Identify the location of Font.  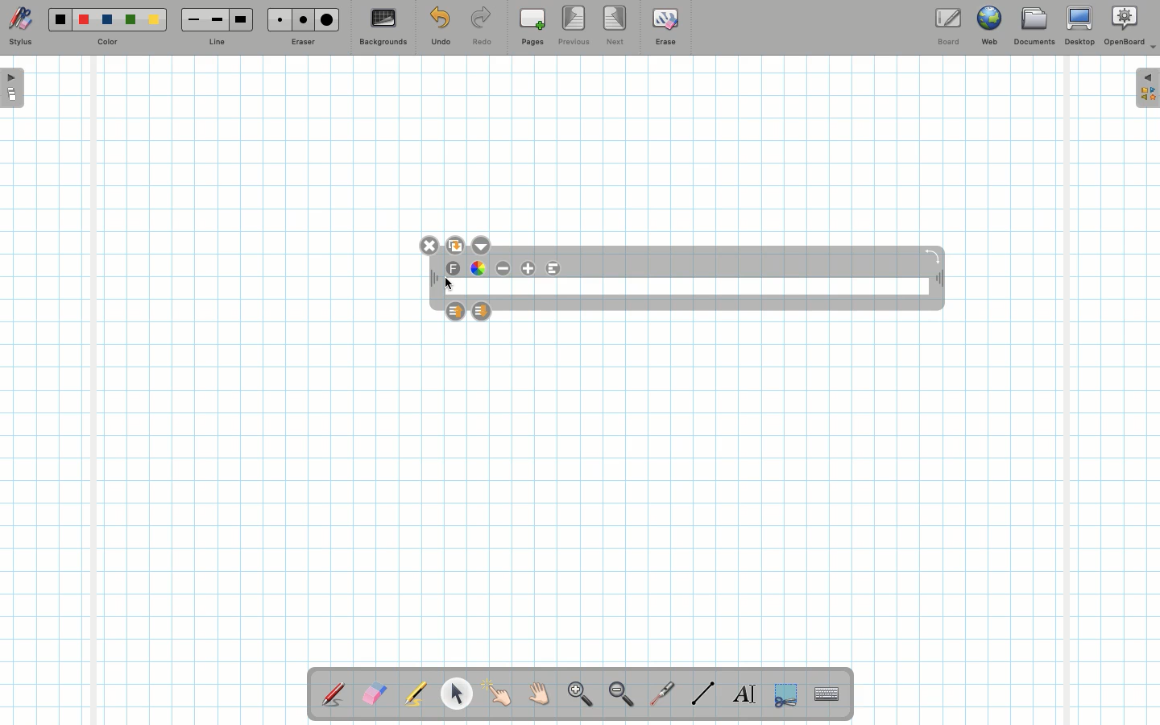
(454, 269).